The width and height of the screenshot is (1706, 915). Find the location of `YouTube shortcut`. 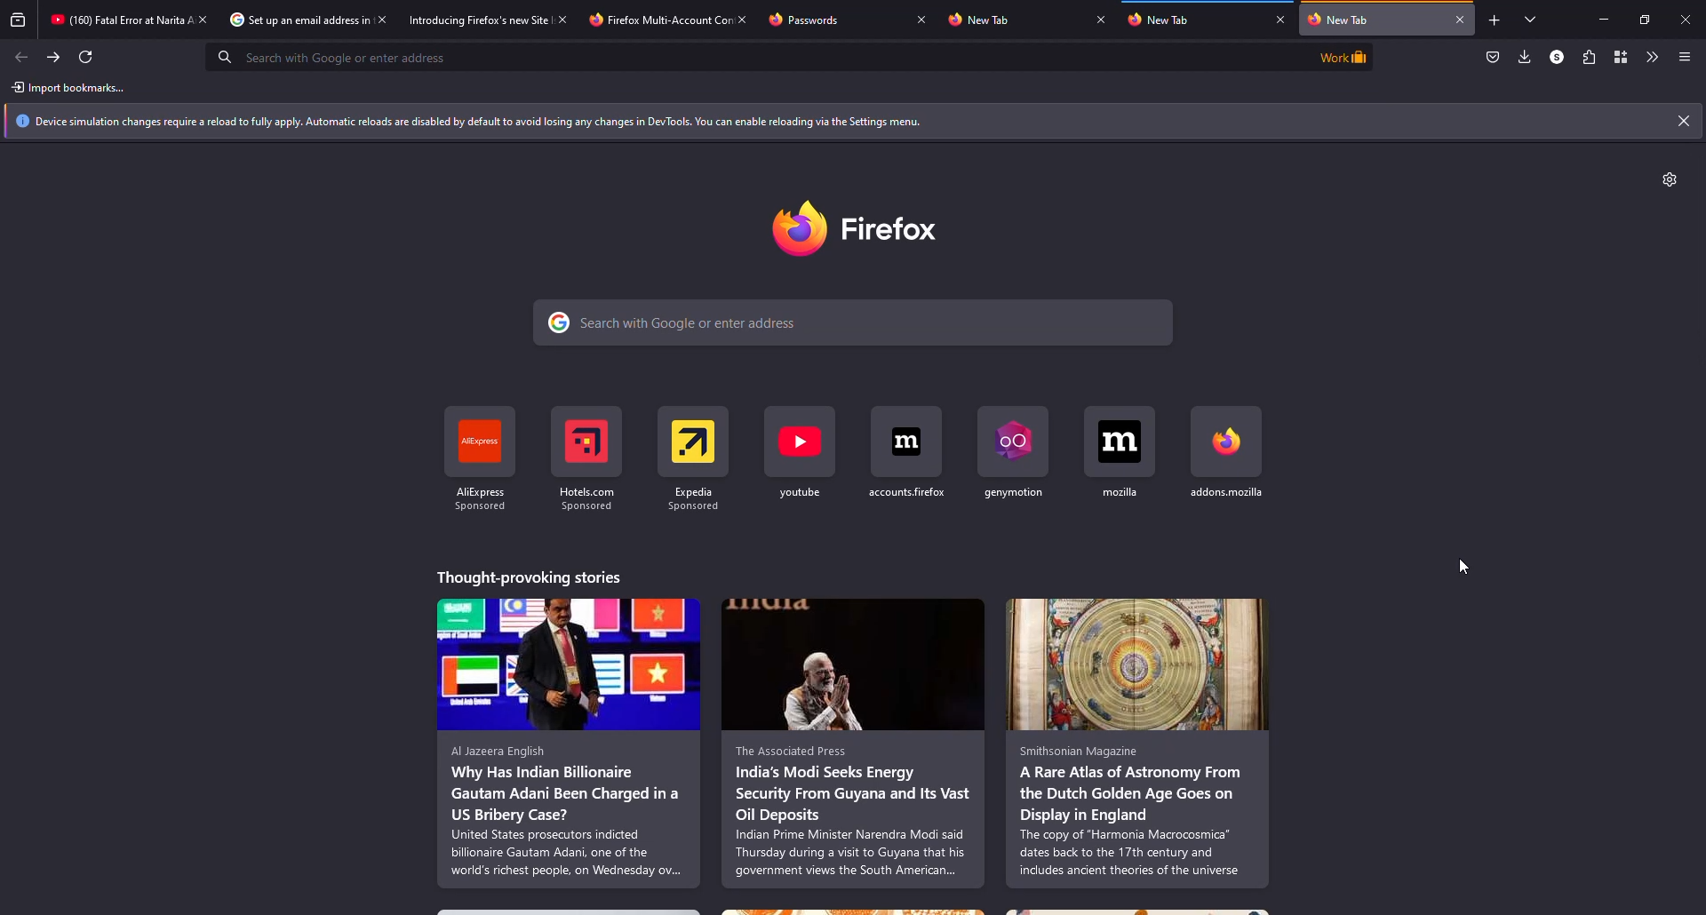

YouTube shortcut is located at coordinates (800, 454).